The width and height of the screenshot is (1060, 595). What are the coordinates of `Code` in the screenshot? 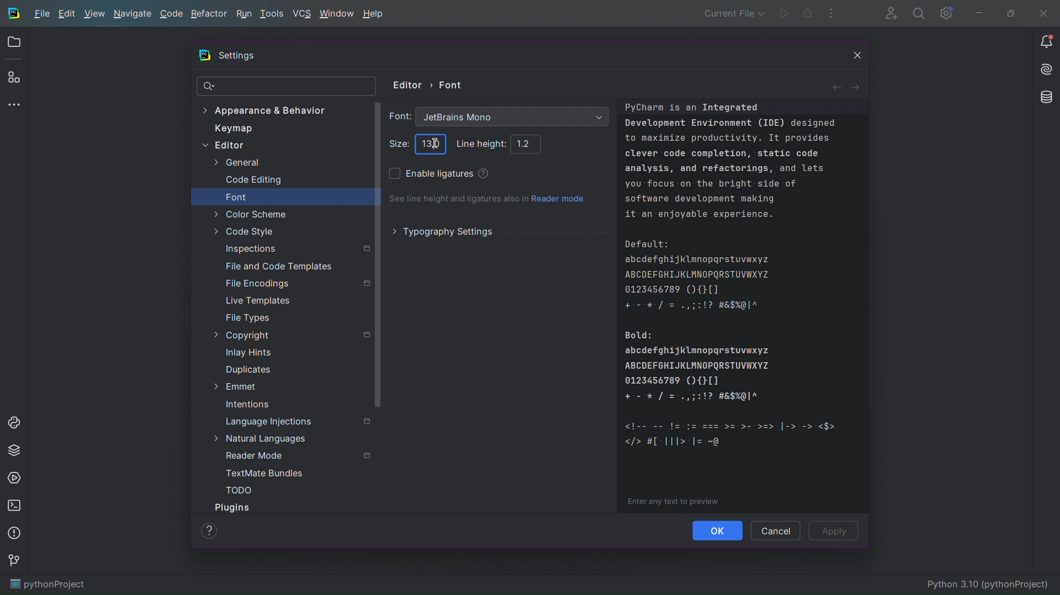 It's located at (743, 307).